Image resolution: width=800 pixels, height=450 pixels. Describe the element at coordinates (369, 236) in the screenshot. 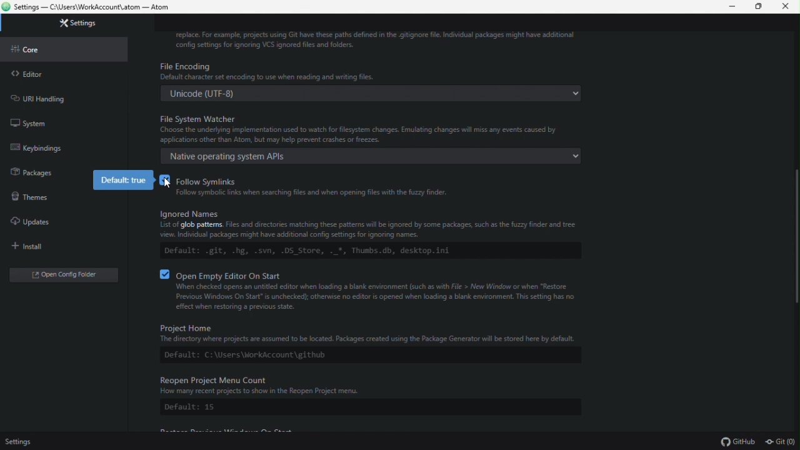

I see `ignored names` at that location.